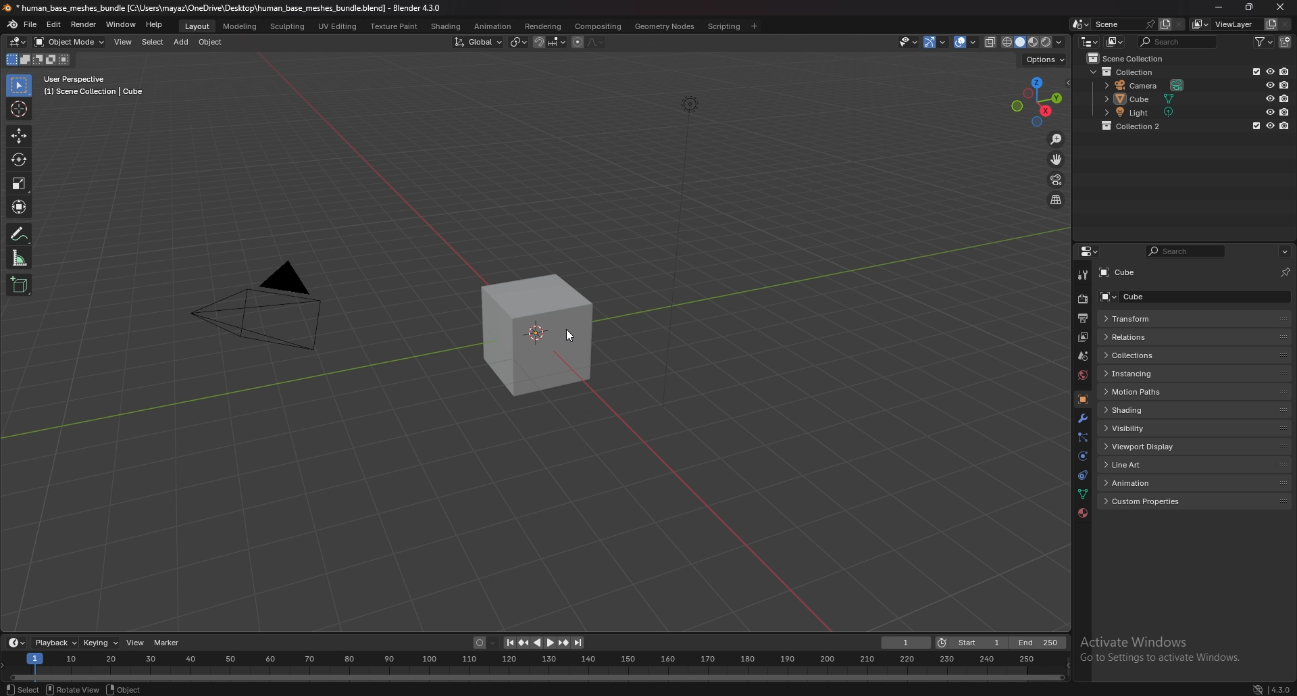 This screenshot has height=696, width=1297. Describe the element at coordinates (970, 643) in the screenshot. I see `start` at that location.